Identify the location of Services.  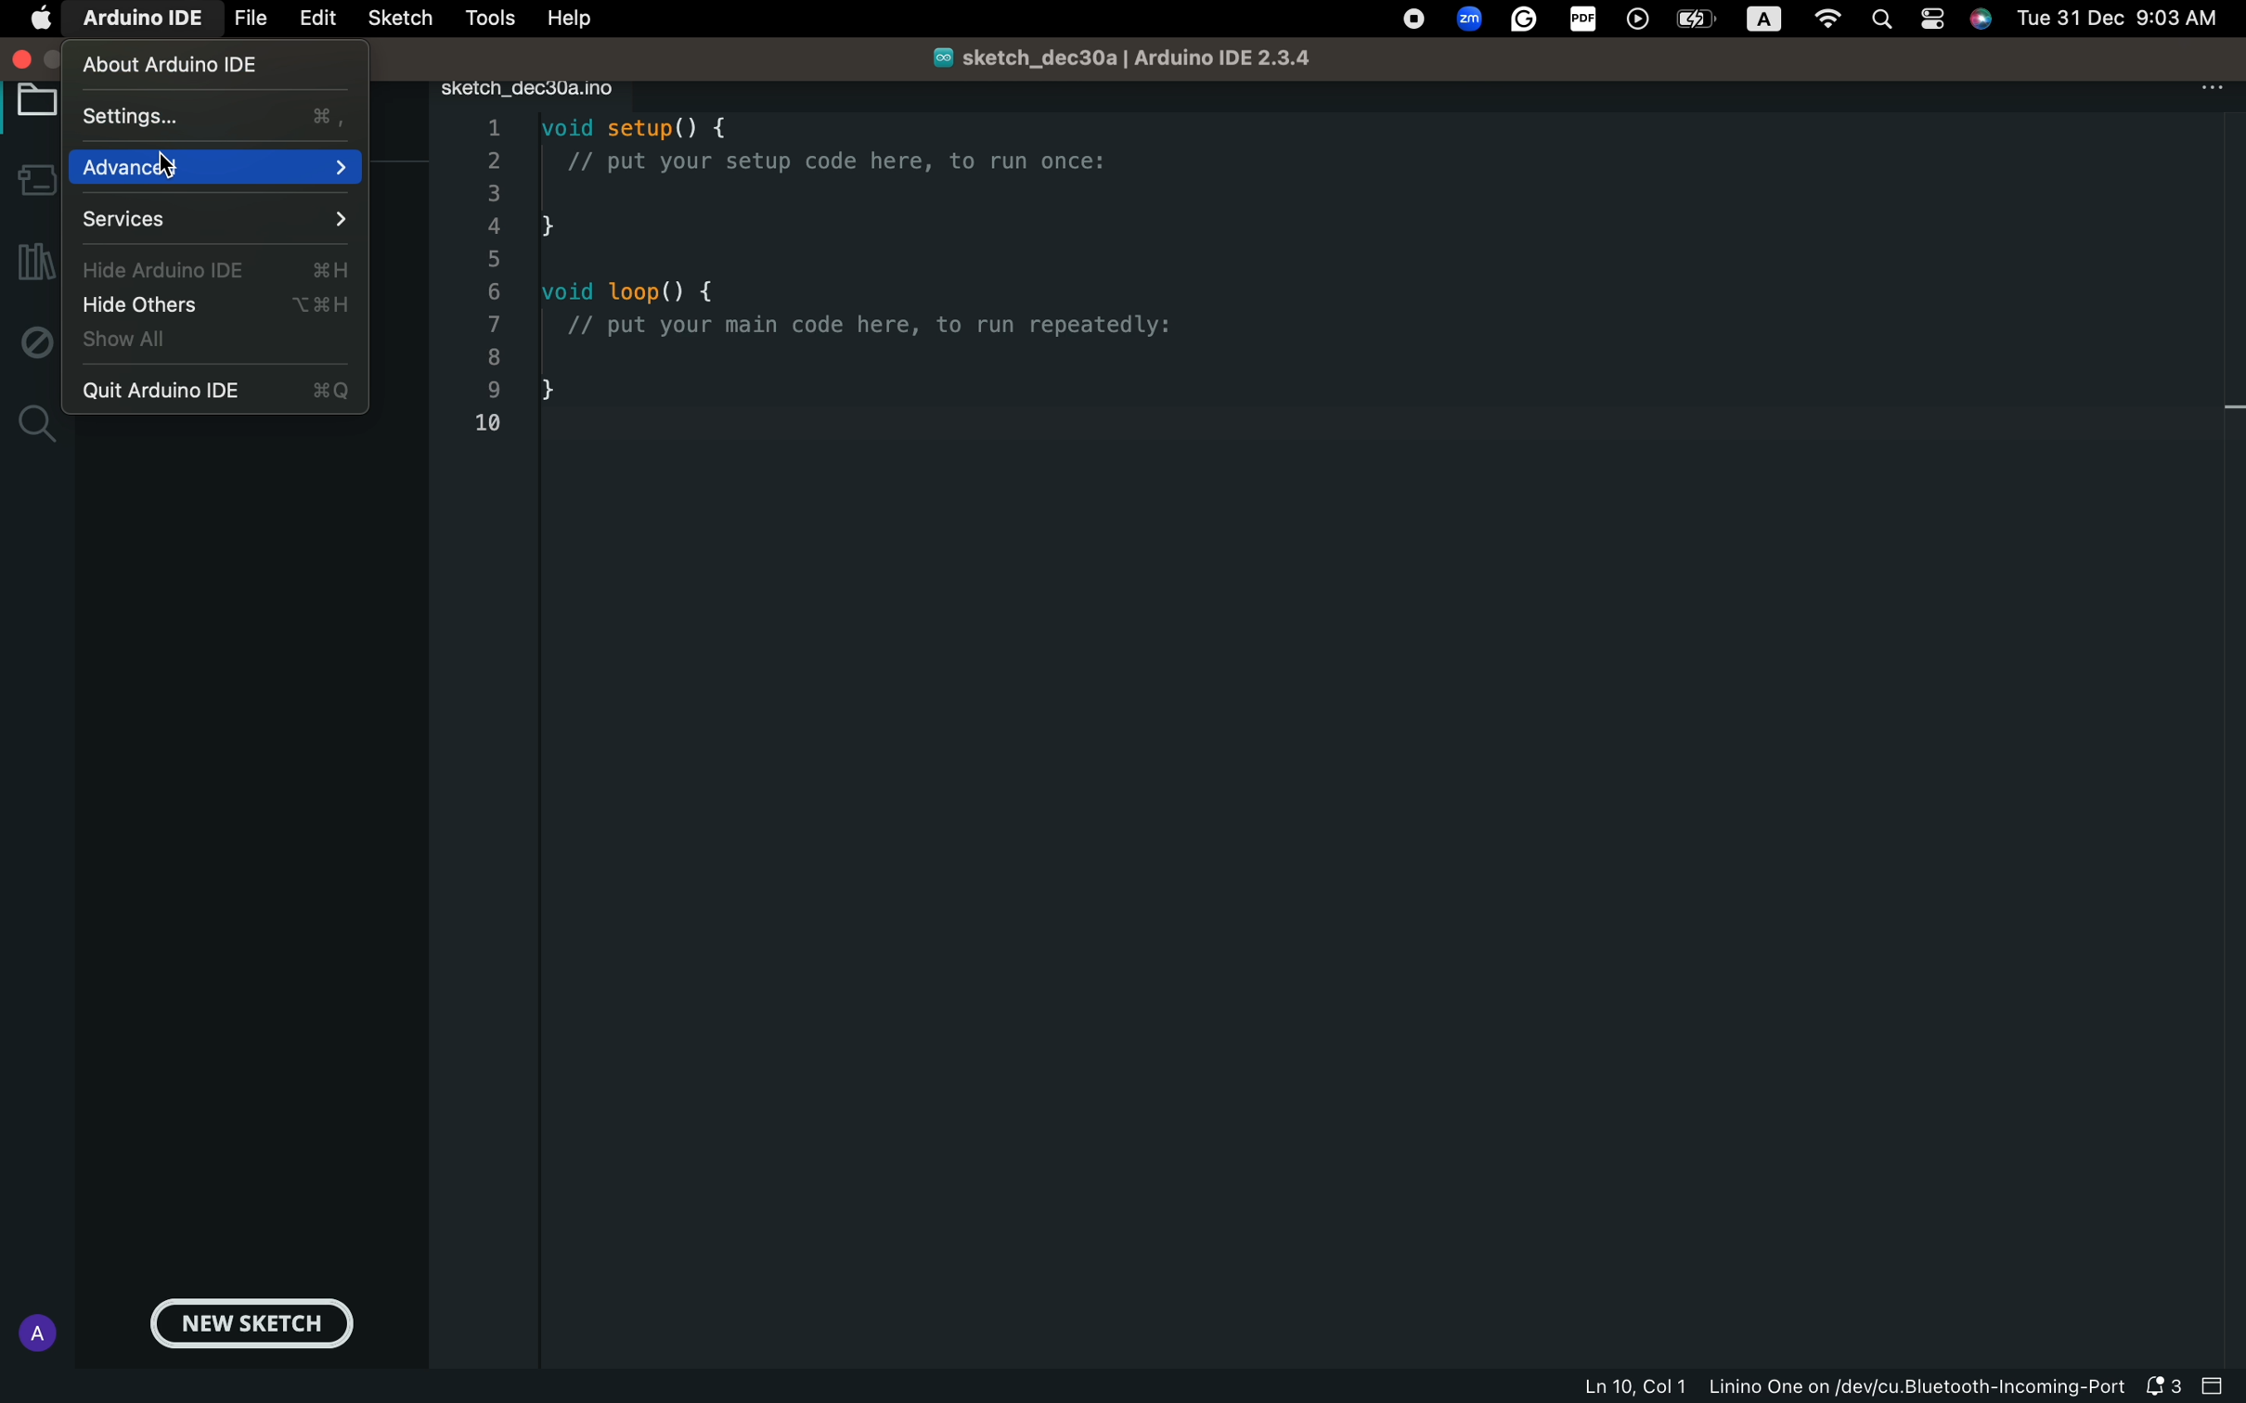
(217, 223).